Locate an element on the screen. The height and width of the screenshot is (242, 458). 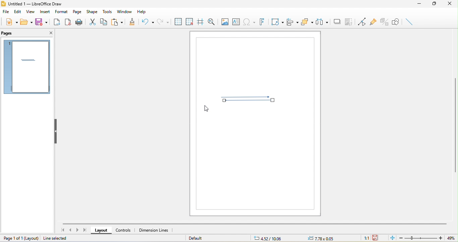
paste is located at coordinates (119, 21).